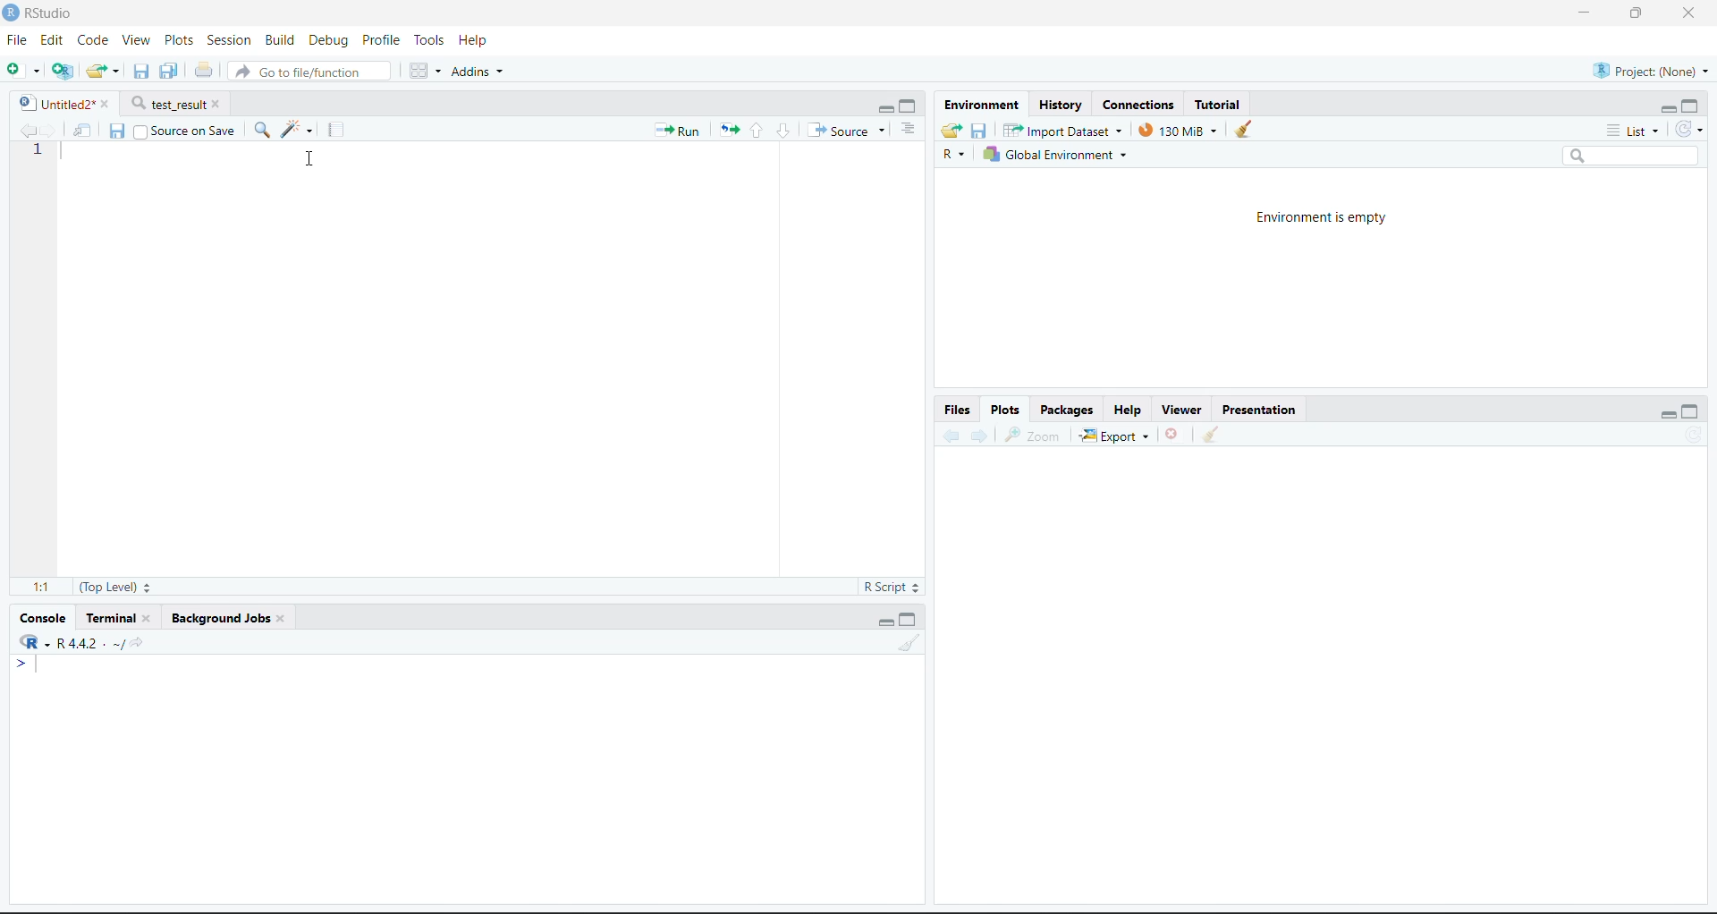  Describe the element at coordinates (1635, 13) in the screenshot. I see `Maximize` at that location.